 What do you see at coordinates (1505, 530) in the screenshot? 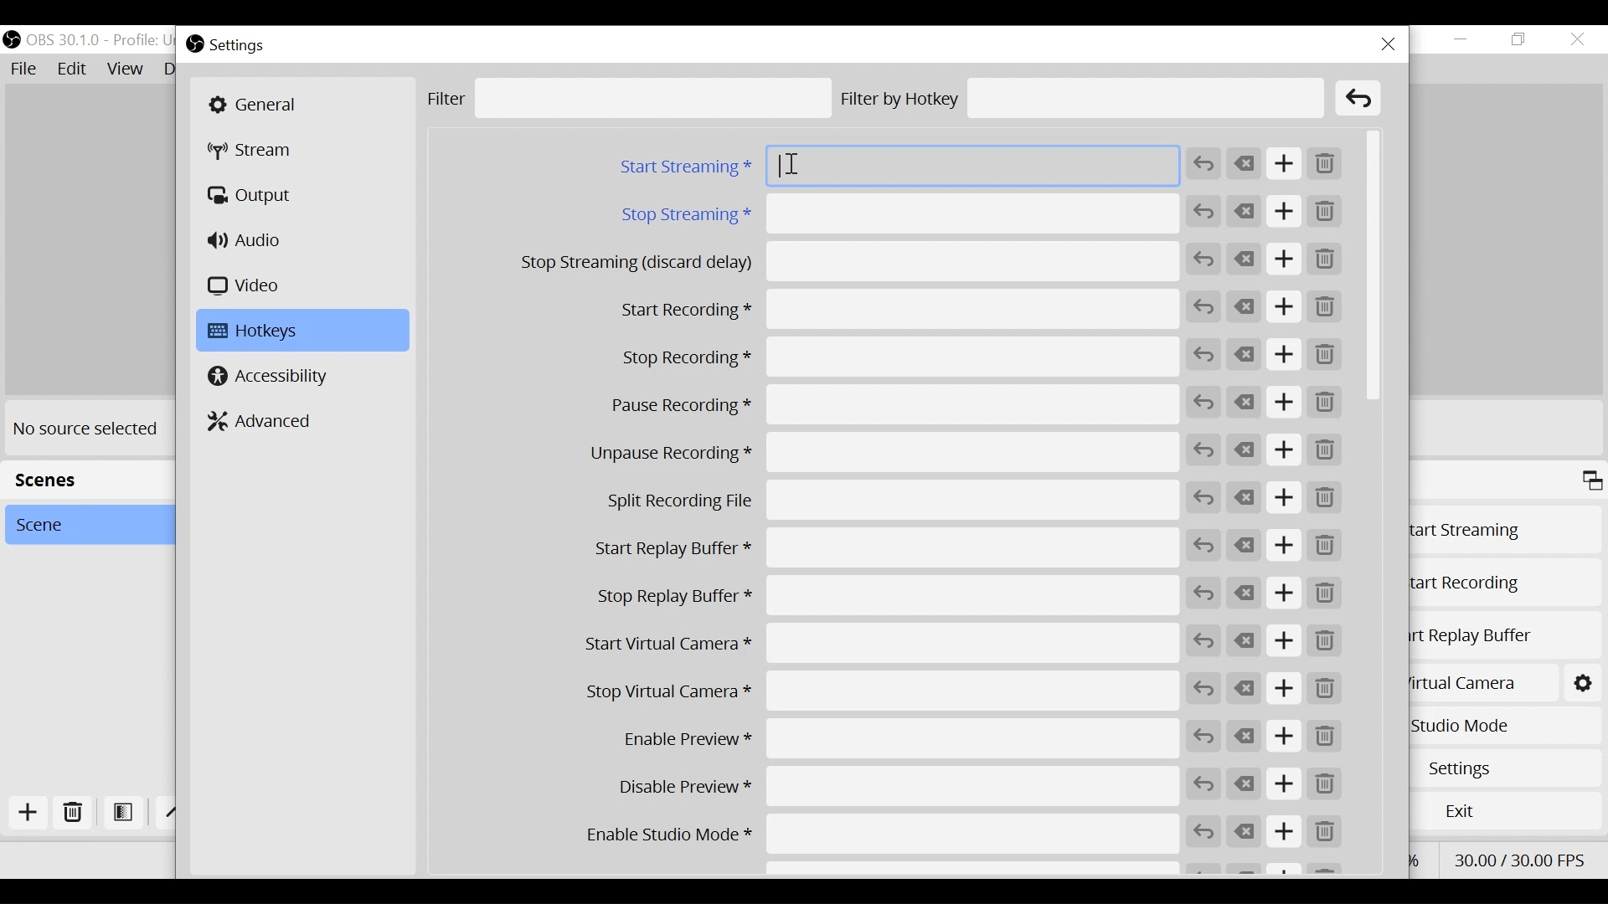
I see `Start Streaming` at bounding box center [1505, 530].